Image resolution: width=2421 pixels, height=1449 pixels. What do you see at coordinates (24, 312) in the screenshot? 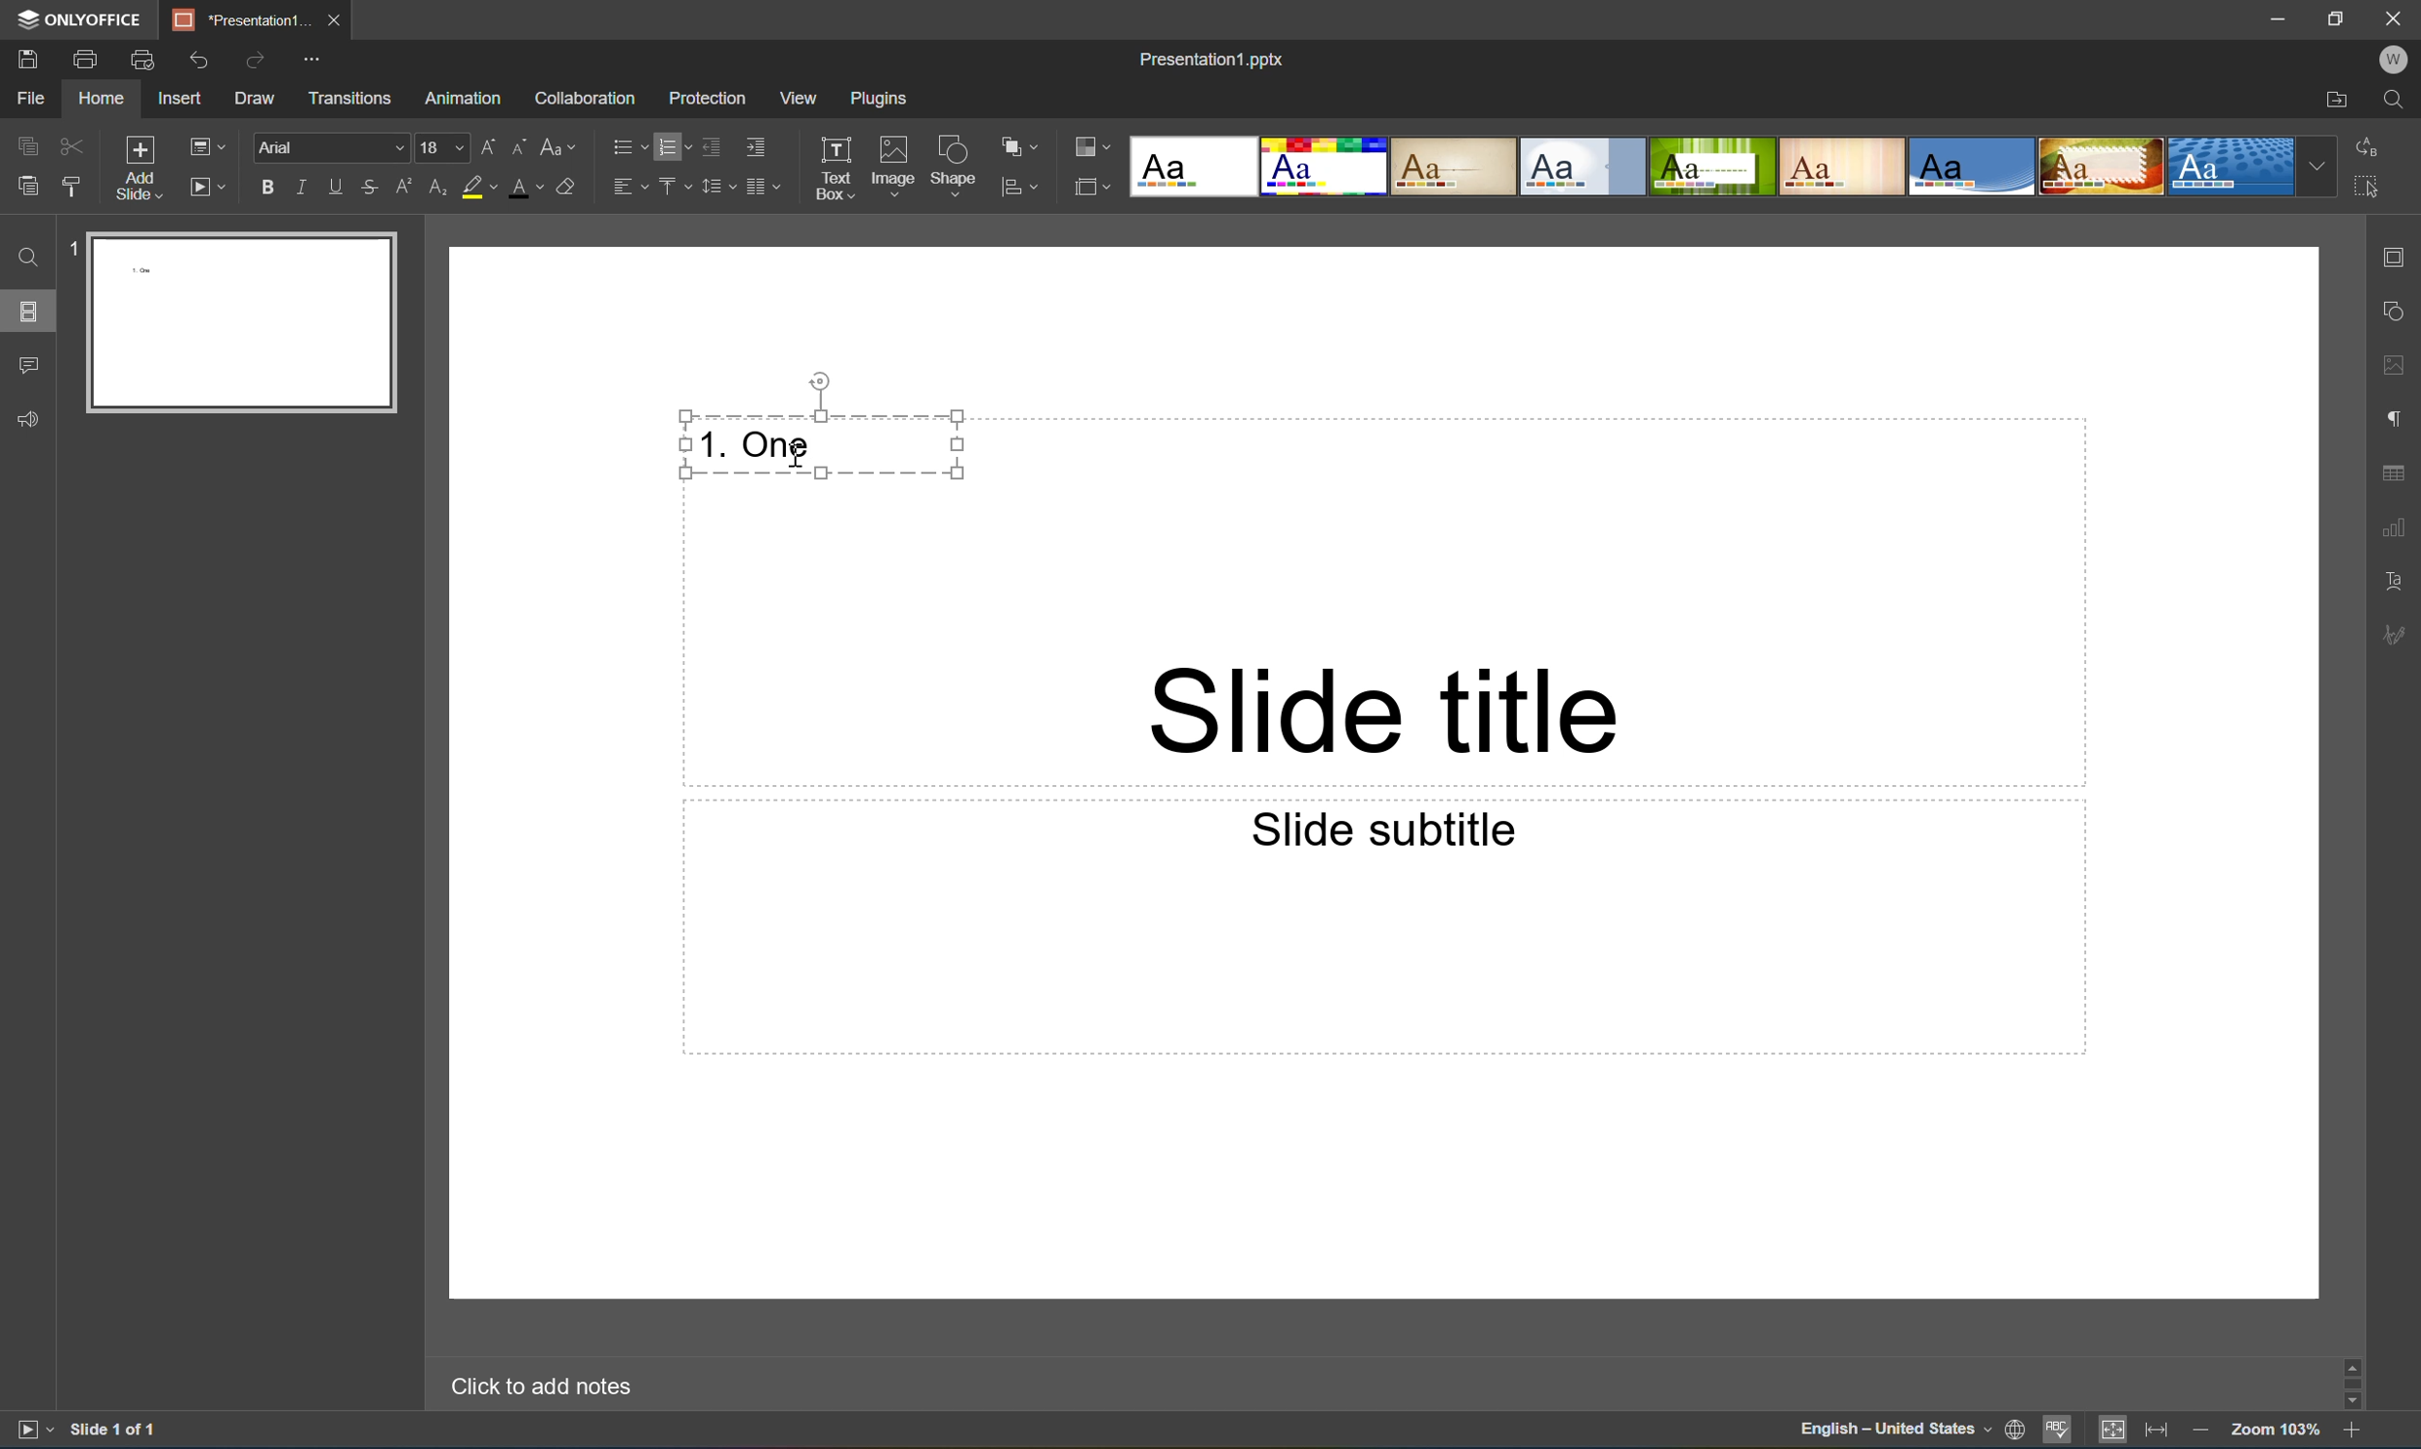
I see `Slides` at bounding box center [24, 312].